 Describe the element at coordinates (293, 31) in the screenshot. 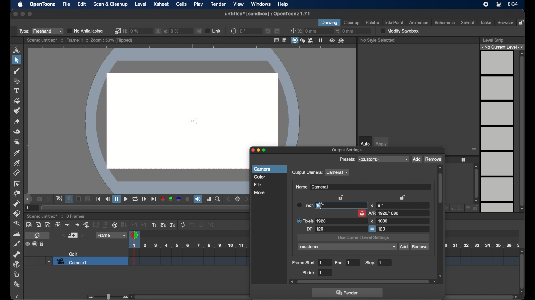

I see `center` at that location.